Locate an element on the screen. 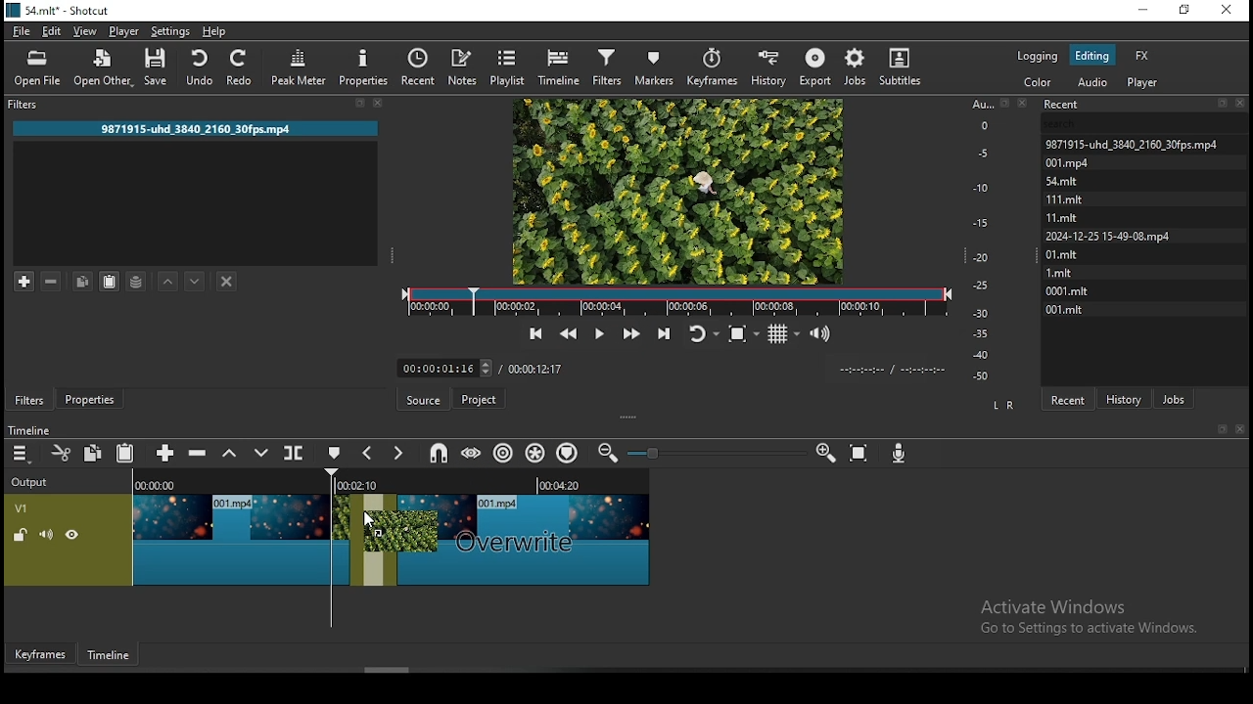  play quickly forwards is located at coordinates (628, 331).